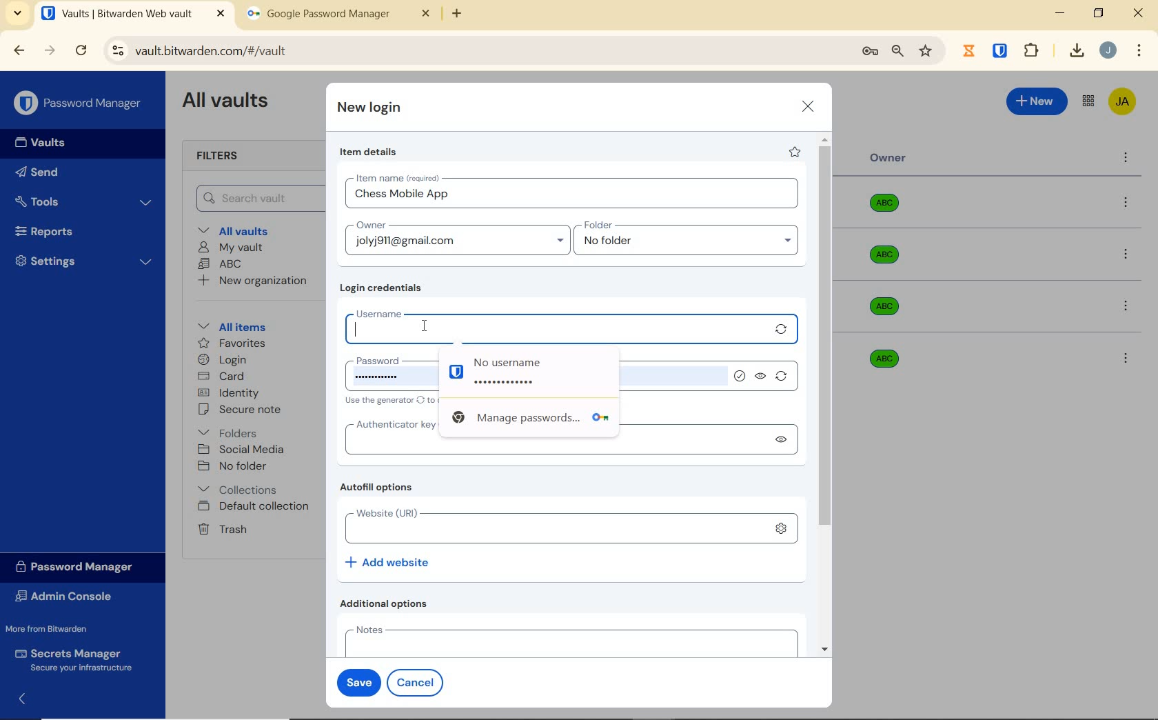  What do you see at coordinates (240, 449) in the screenshot?
I see `Social media` at bounding box center [240, 449].